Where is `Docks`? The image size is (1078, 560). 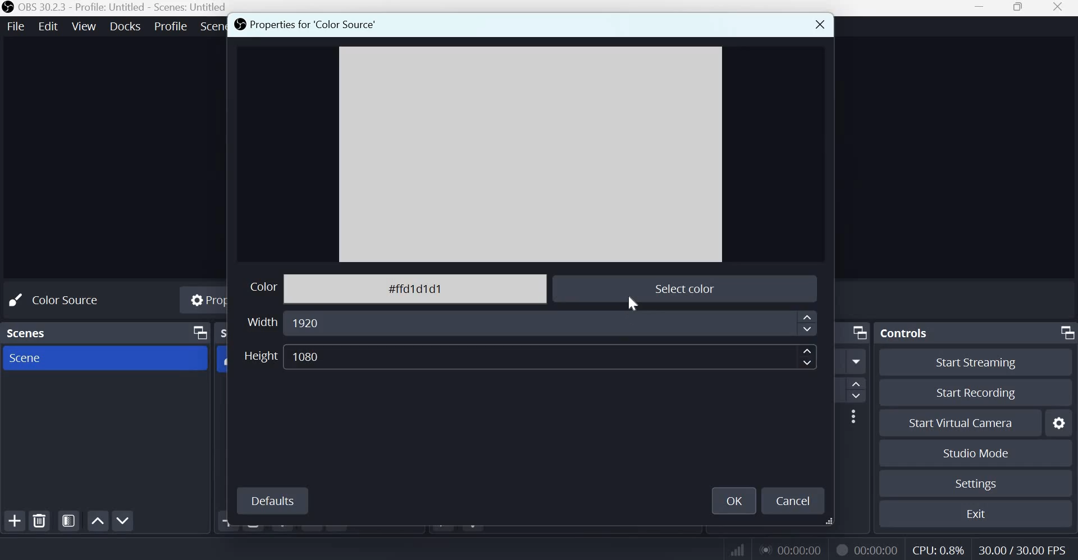 Docks is located at coordinates (125, 26).